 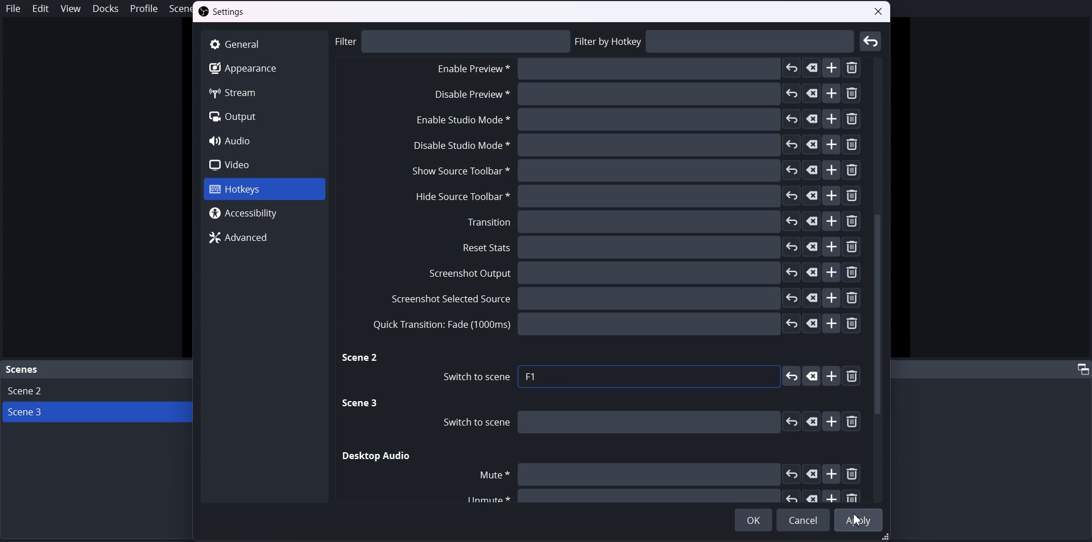 I want to click on Screenshot output, so click(x=646, y=273).